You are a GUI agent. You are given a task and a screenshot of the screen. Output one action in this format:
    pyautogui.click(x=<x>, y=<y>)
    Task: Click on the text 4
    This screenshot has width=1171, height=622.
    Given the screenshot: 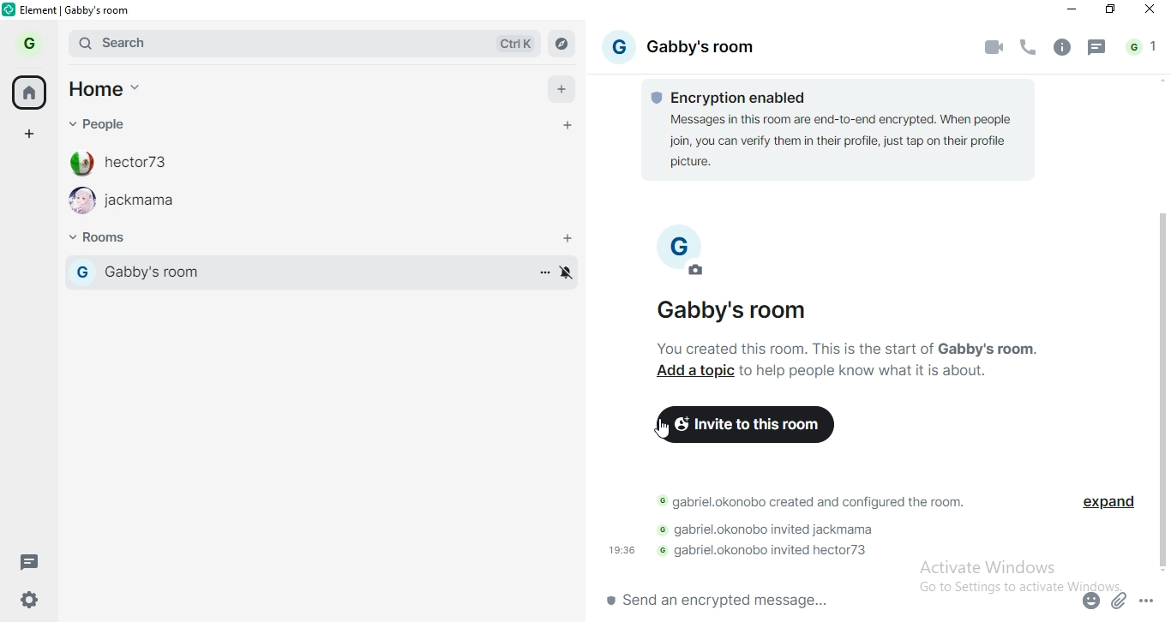 What is the action you would take?
    pyautogui.click(x=773, y=562)
    